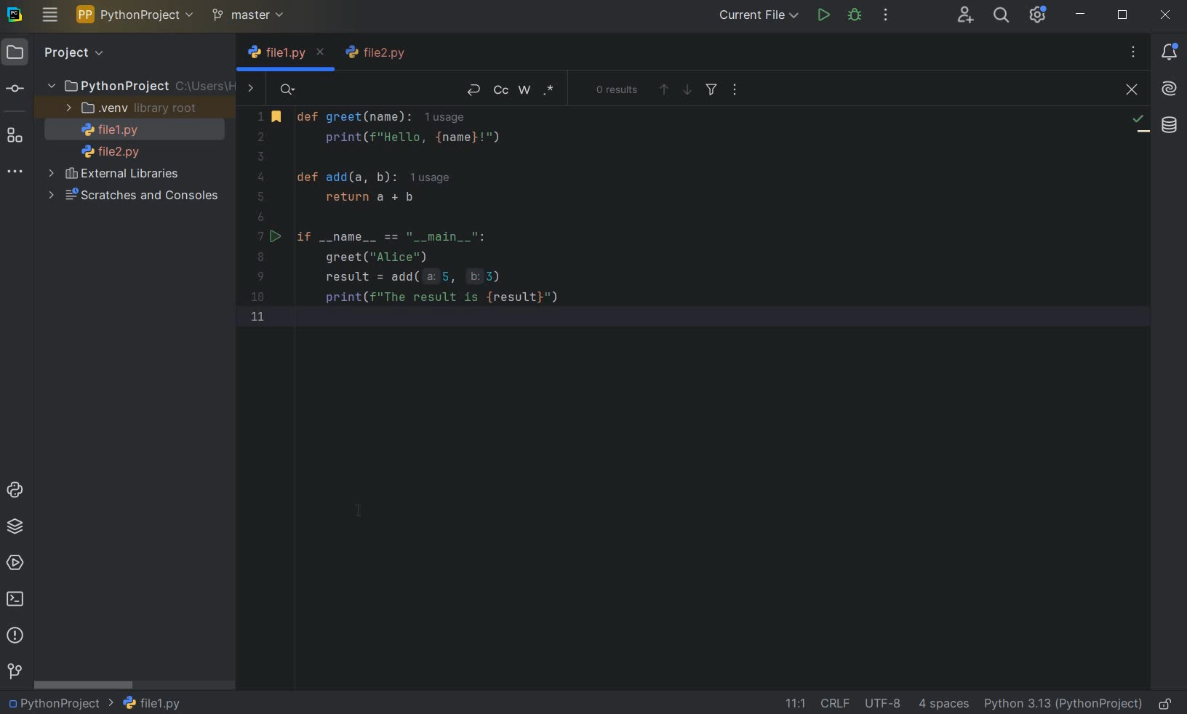  I want to click on SYSTEM LOGO, so click(16, 15).